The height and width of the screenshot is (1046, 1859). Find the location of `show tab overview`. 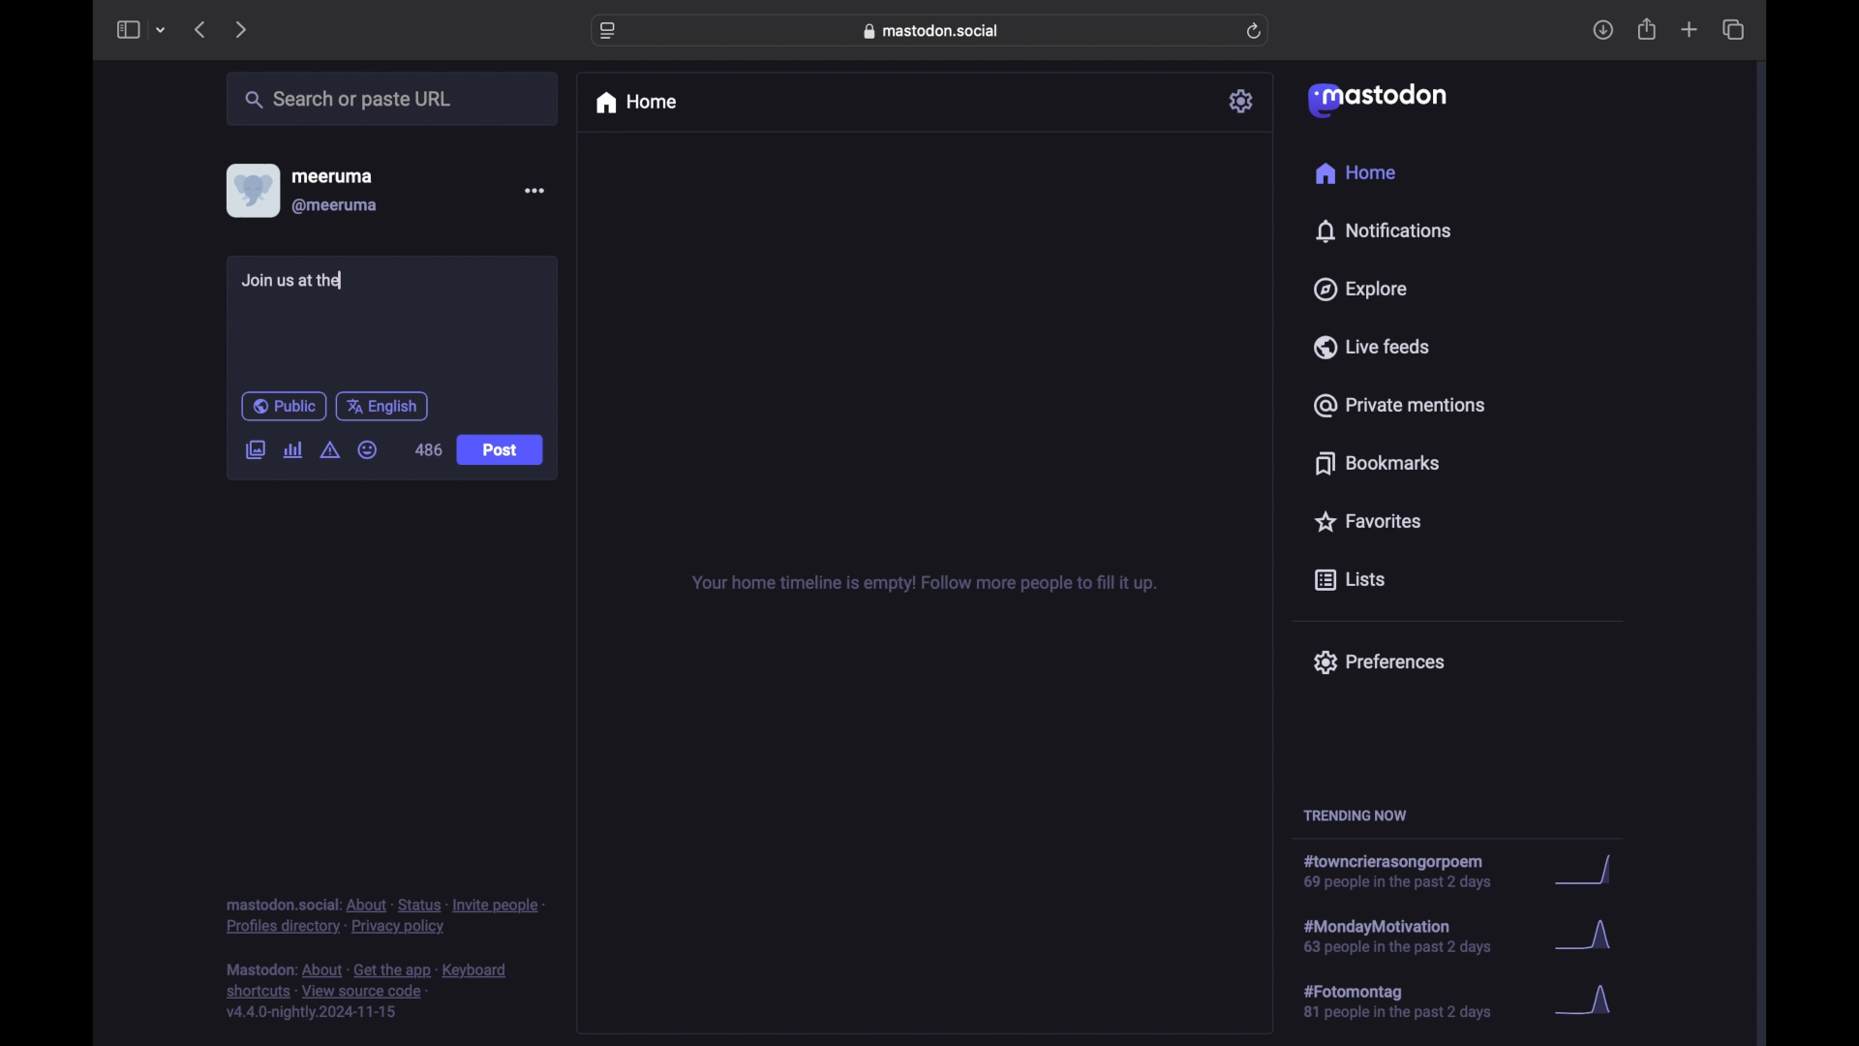

show tab overview is located at coordinates (1733, 30).